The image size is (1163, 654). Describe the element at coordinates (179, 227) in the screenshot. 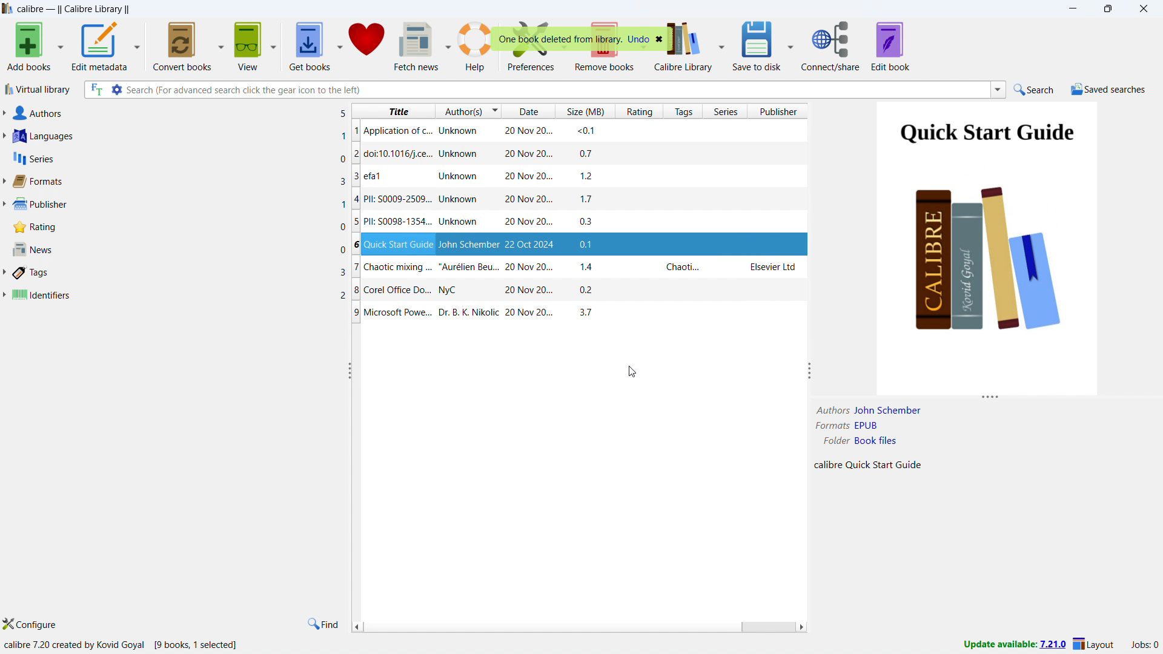

I see `rating` at that location.